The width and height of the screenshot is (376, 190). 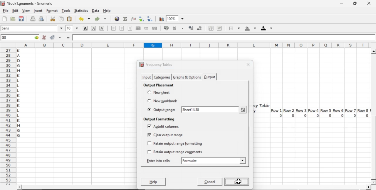 What do you see at coordinates (187, 77) in the screenshot?
I see `graphs & options` at bounding box center [187, 77].